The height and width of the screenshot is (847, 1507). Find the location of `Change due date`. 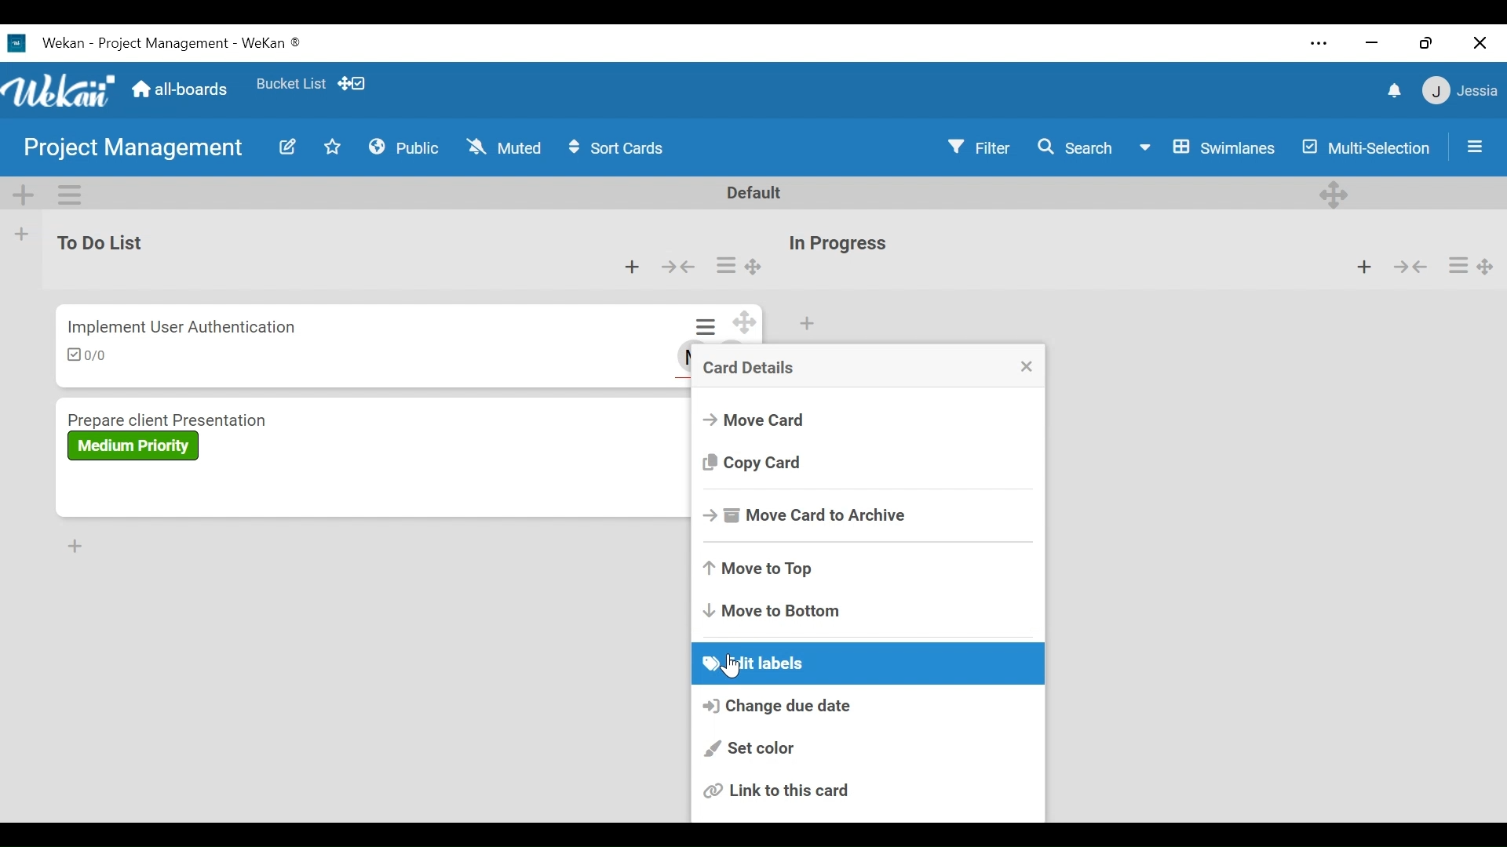

Change due date is located at coordinates (775, 706).